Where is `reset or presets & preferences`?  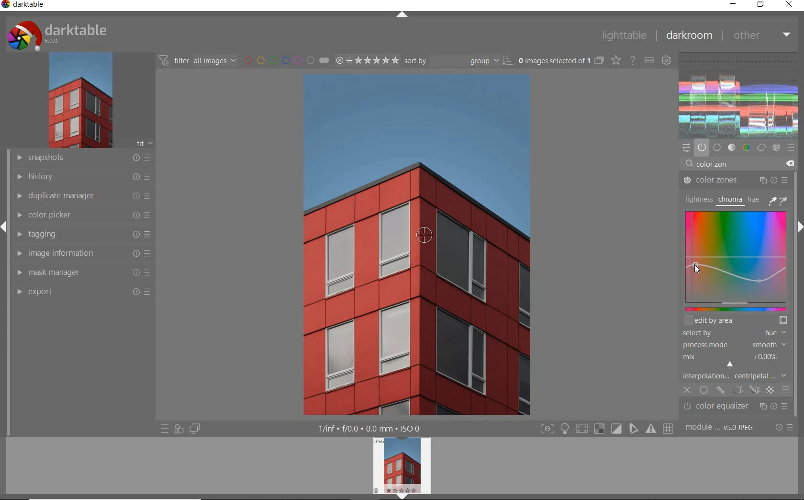
reset or presets & preferences is located at coordinates (784, 428).